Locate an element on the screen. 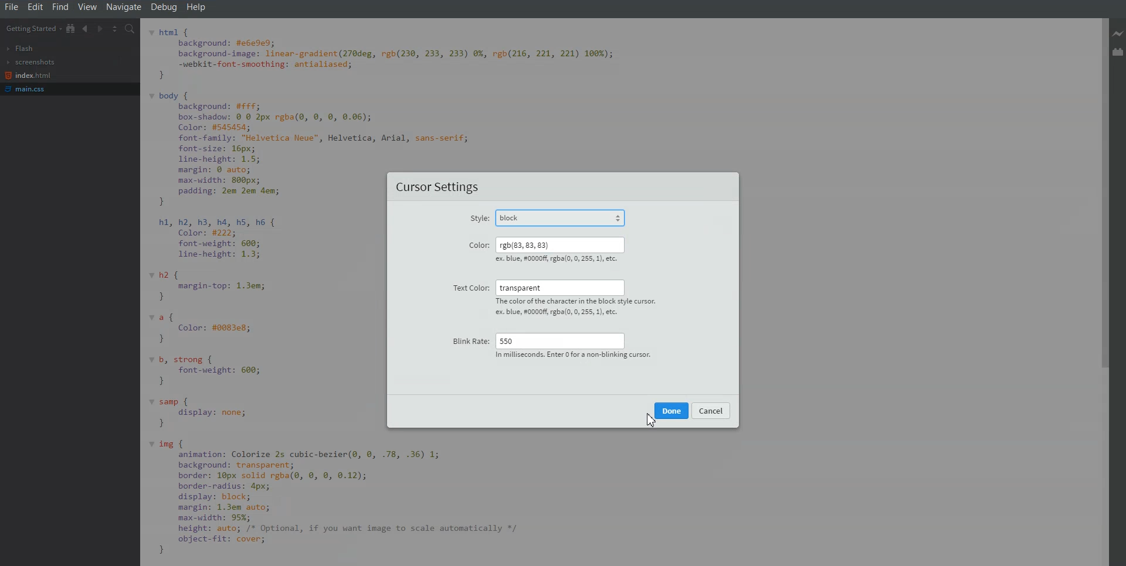  Find is located at coordinates (60, 7).